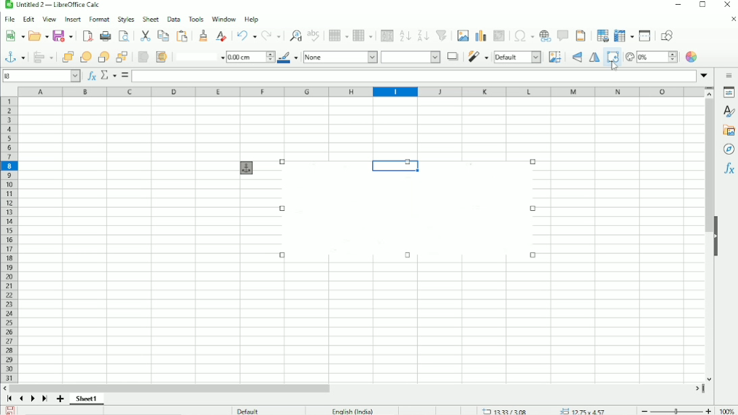 Image resolution: width=738 pixels, height=415 pixels. What do you see at coordinates (271, 36) in the screenshot?
I see `Redo` at bounding box center [271, 36].